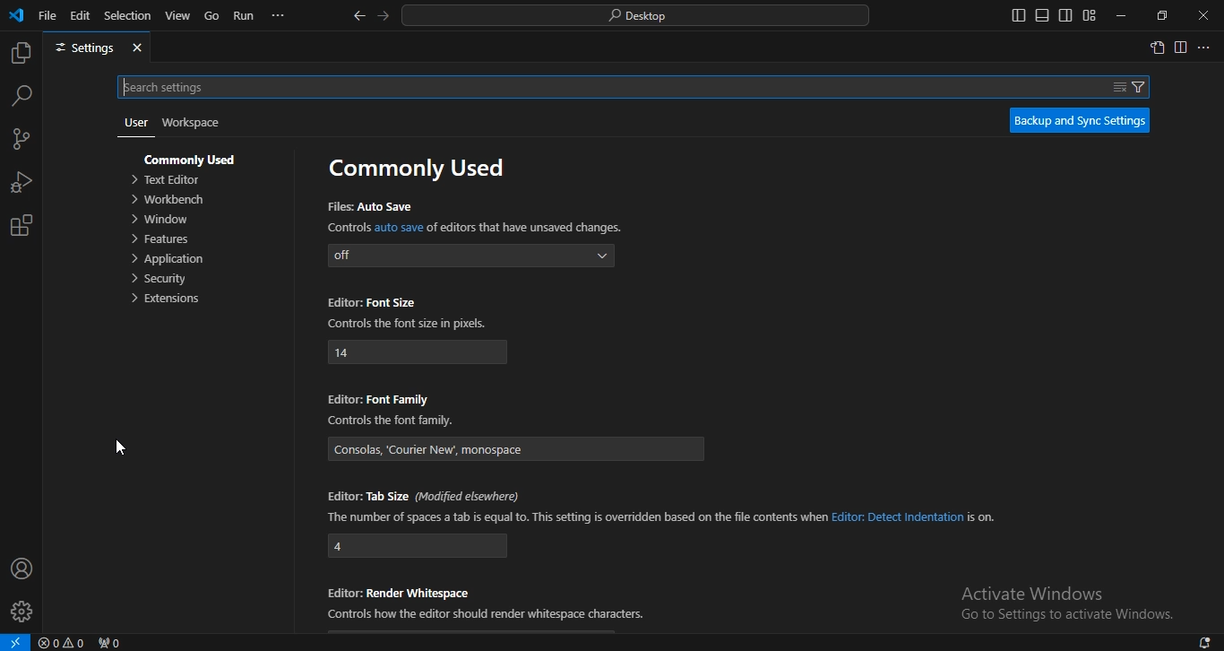 The width and height of the screenshot is (1224, 651). I want to click on features, so click(162, 240).